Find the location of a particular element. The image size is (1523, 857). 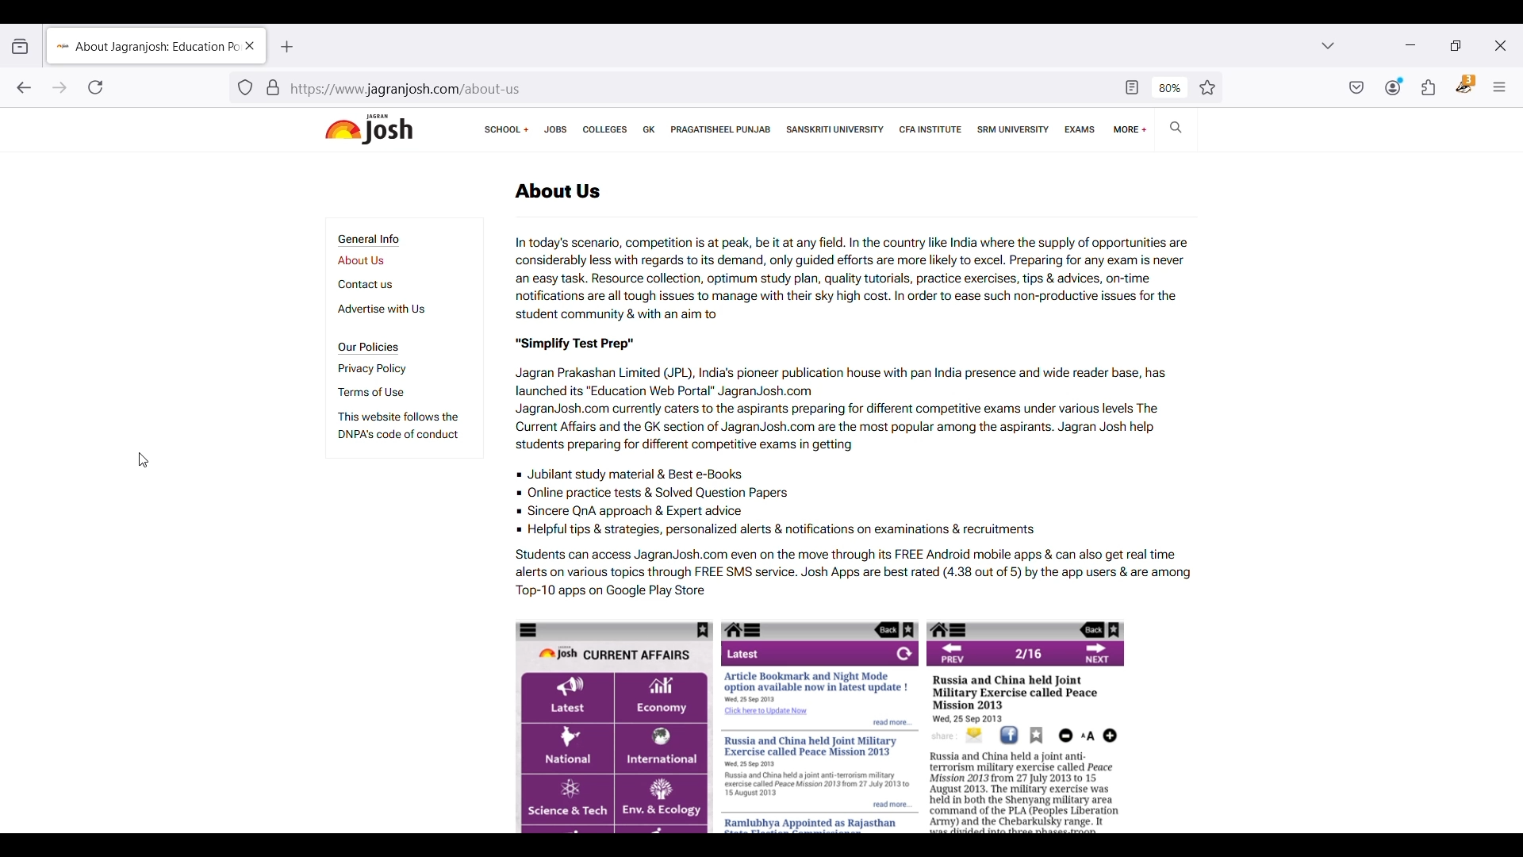

Jagran Prakashan Limited (JPL), India’s pioneer publication house with pan India presence and wide reader base, has
launched its “Education Web Portal” JagranJosh.com

JagranJosh.com currently caters to the aspirants preparing for different competitive exams under various levels The
Current Affairs and the GK section of JagranJosh.com are the most popular among the aspirants. Jagran Josh help
students preparing for different competitive exams in getting is located at coordinates (851, 411).